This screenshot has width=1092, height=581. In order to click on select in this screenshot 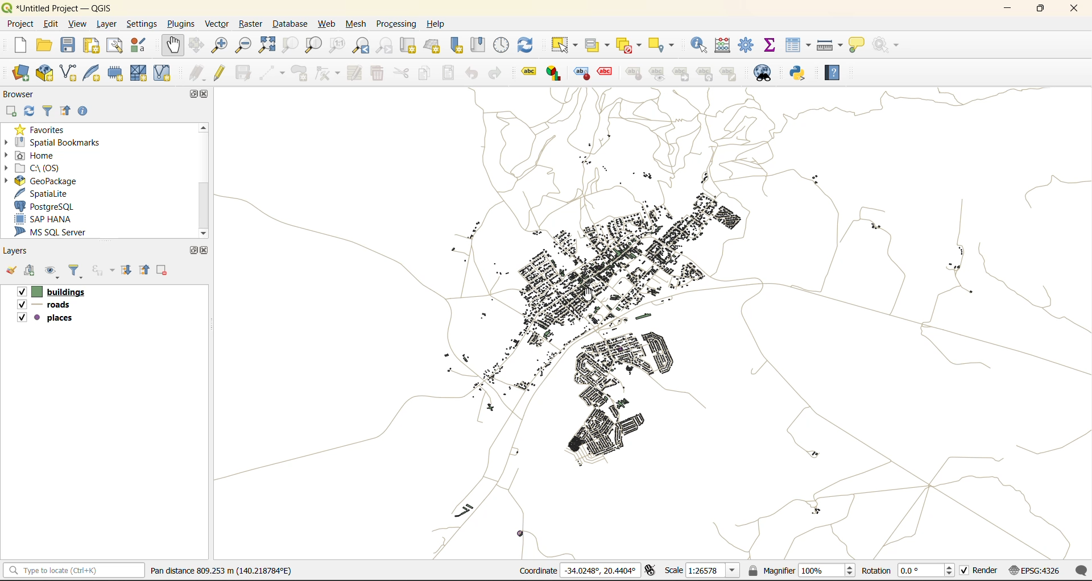, I will do `click(566, 44)`.